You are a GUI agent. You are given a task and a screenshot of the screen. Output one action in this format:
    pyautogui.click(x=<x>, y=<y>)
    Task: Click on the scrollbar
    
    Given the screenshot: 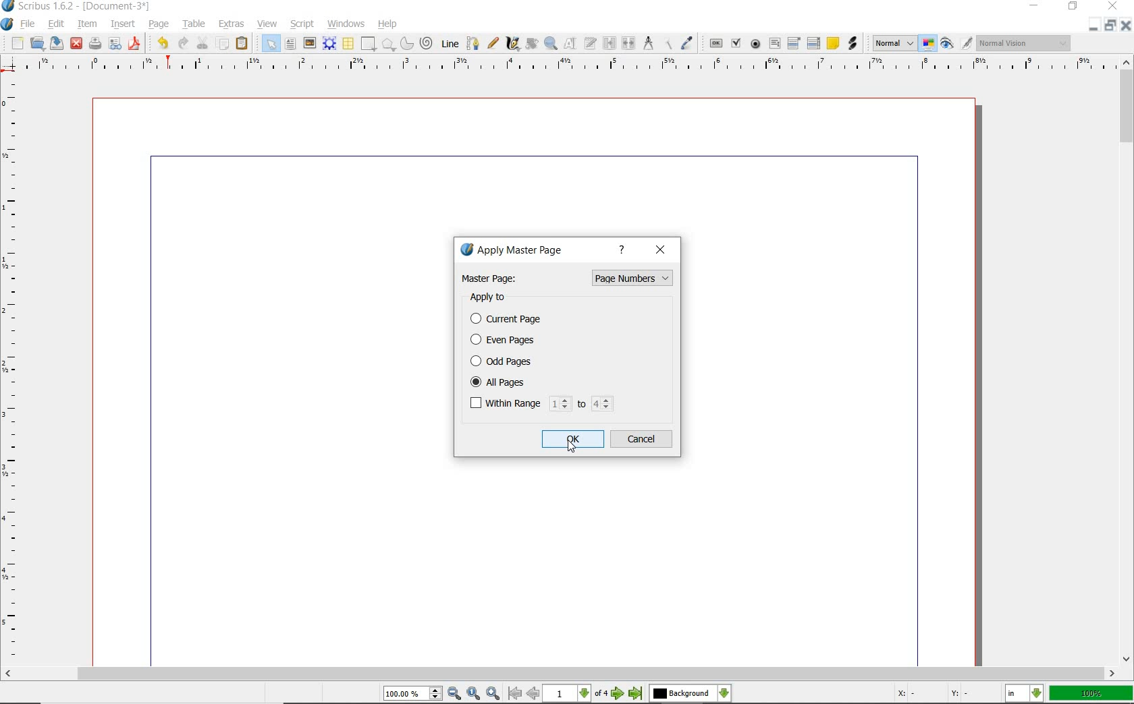 What is the action you would take?
    pyautogui.click(x=1127, y=361)
    